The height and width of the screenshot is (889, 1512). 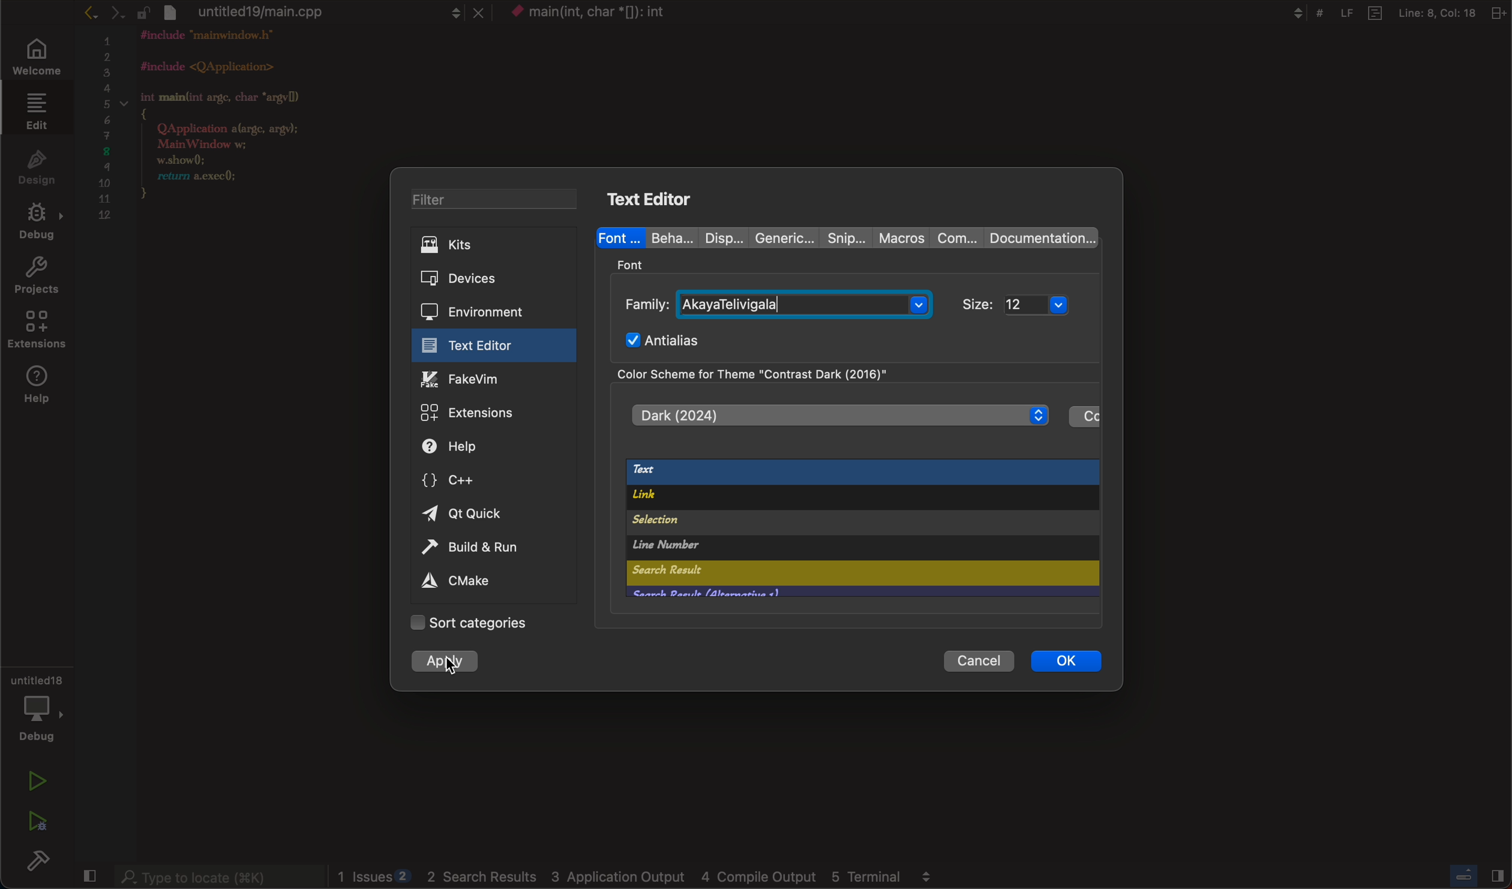 What do you see at coordinates (114, 13) in the screenshot?
I see `arrows` at bounding box center [114, 13].